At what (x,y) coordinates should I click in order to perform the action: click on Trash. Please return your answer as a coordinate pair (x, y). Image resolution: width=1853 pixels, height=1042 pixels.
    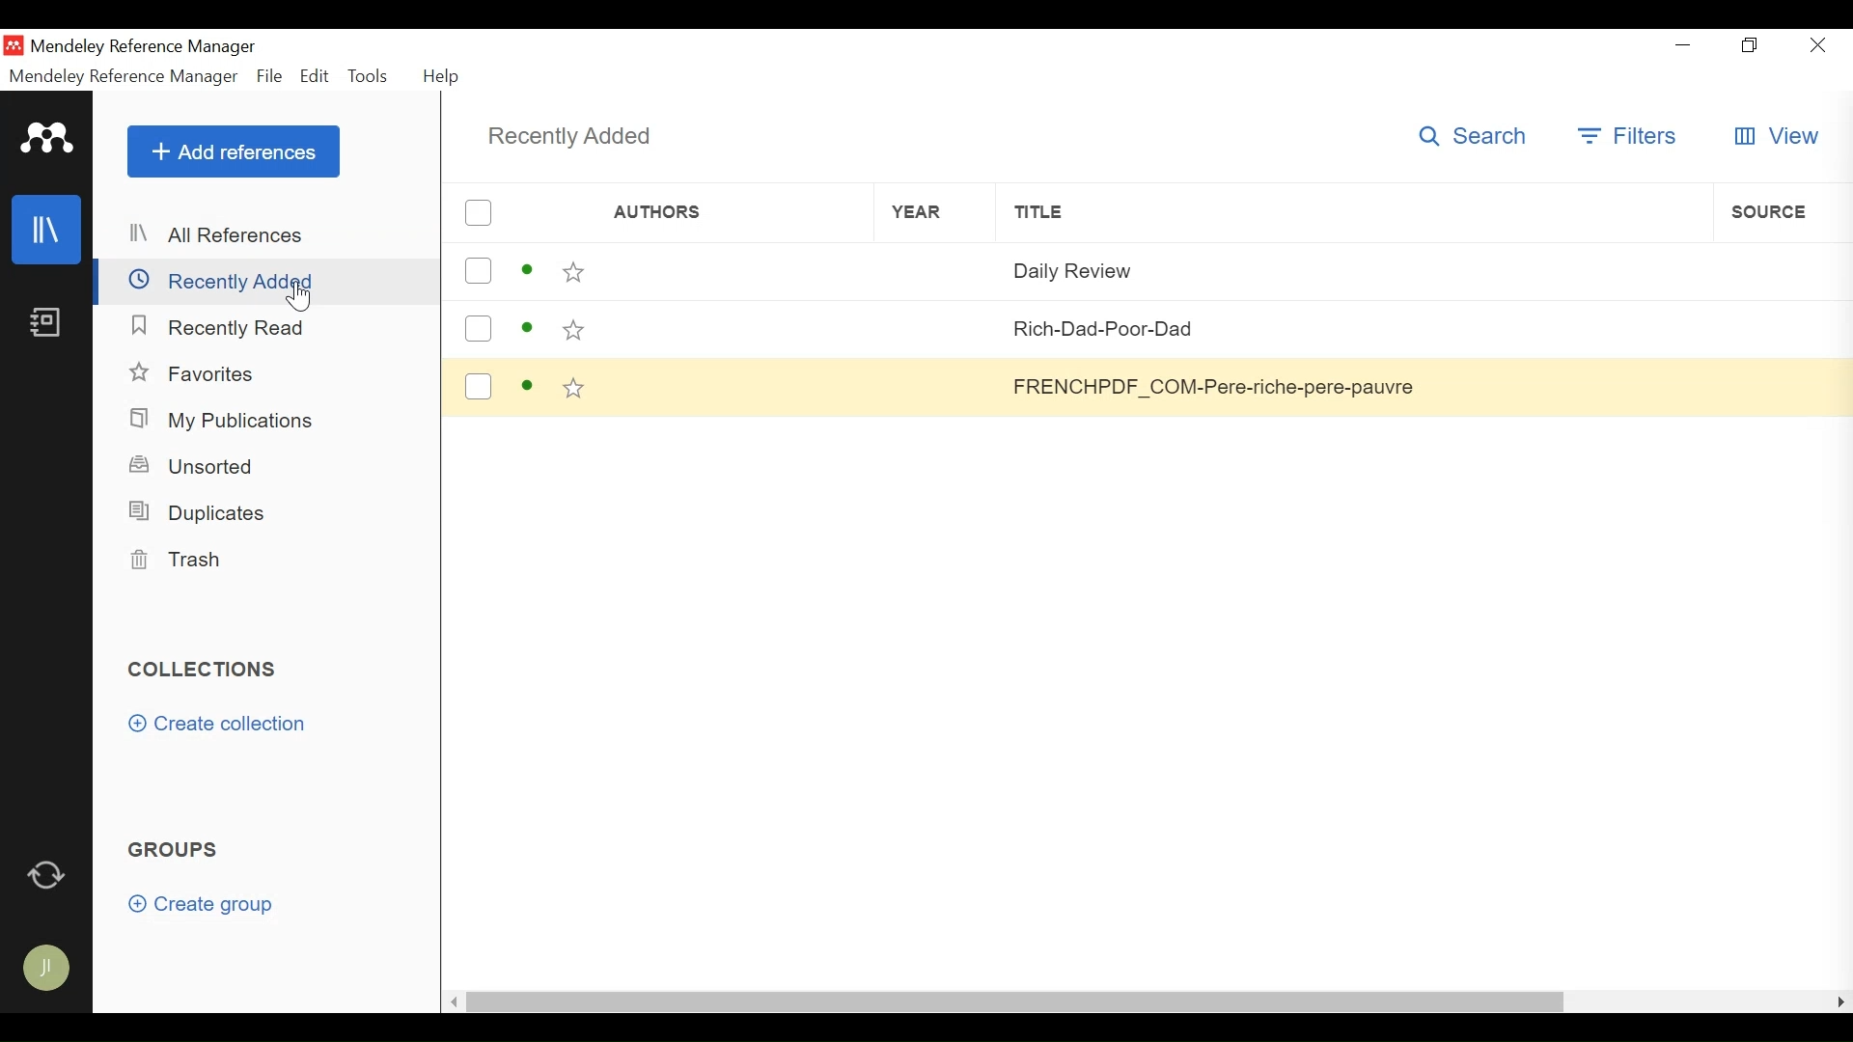
    Looking at the image, I should click on (196, 561).